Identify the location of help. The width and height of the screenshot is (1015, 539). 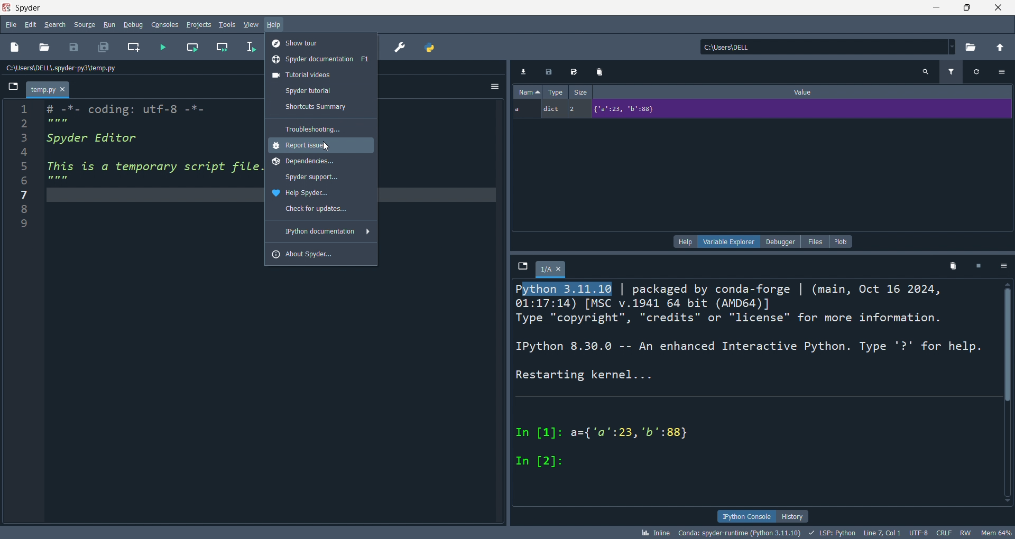
(685, 241).